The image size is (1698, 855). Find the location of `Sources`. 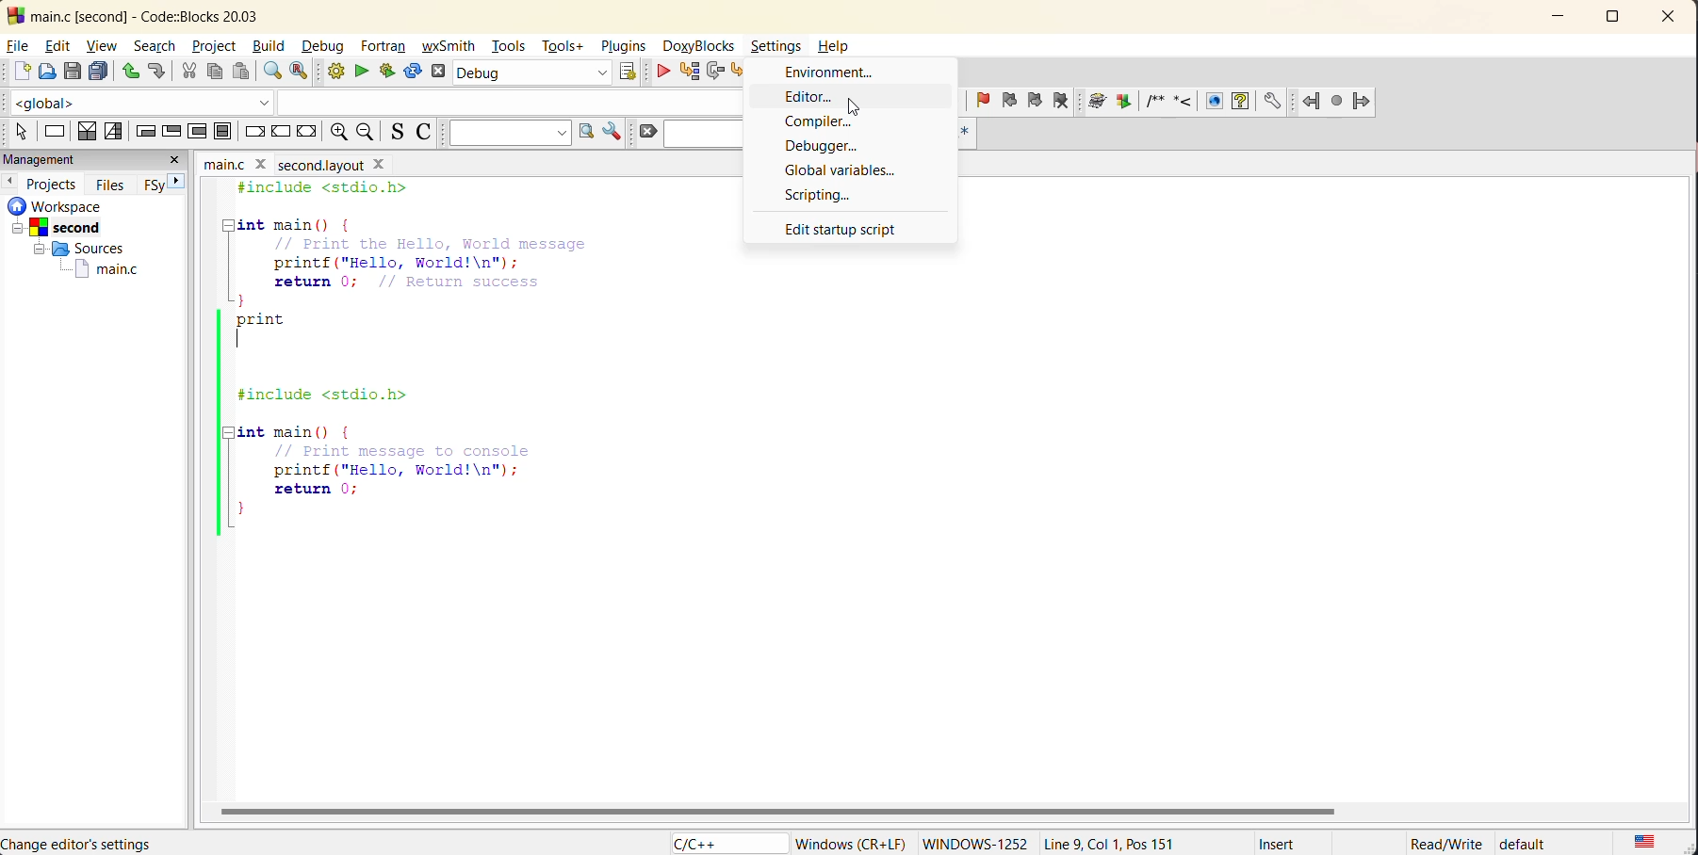

Sources is located at coordinates (73, 249).